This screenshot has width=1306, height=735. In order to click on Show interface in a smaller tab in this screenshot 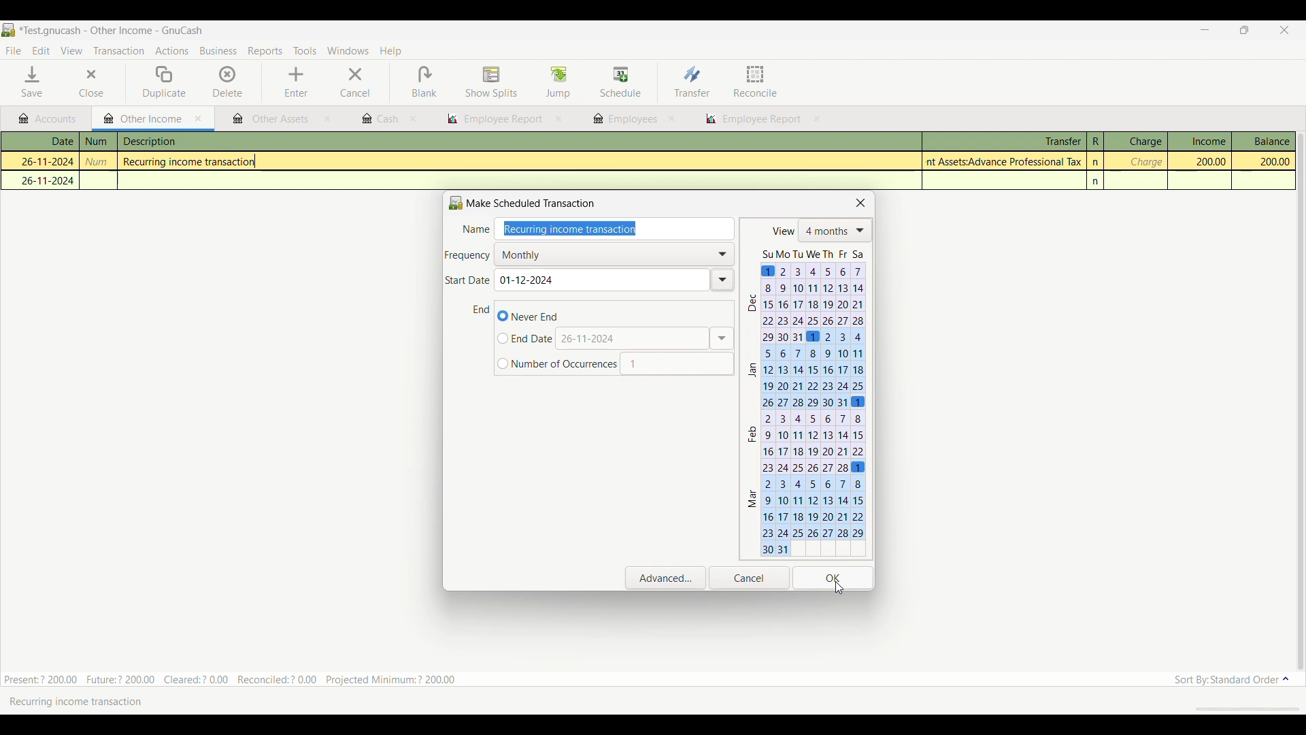, I will do `click(1247, 31)`.